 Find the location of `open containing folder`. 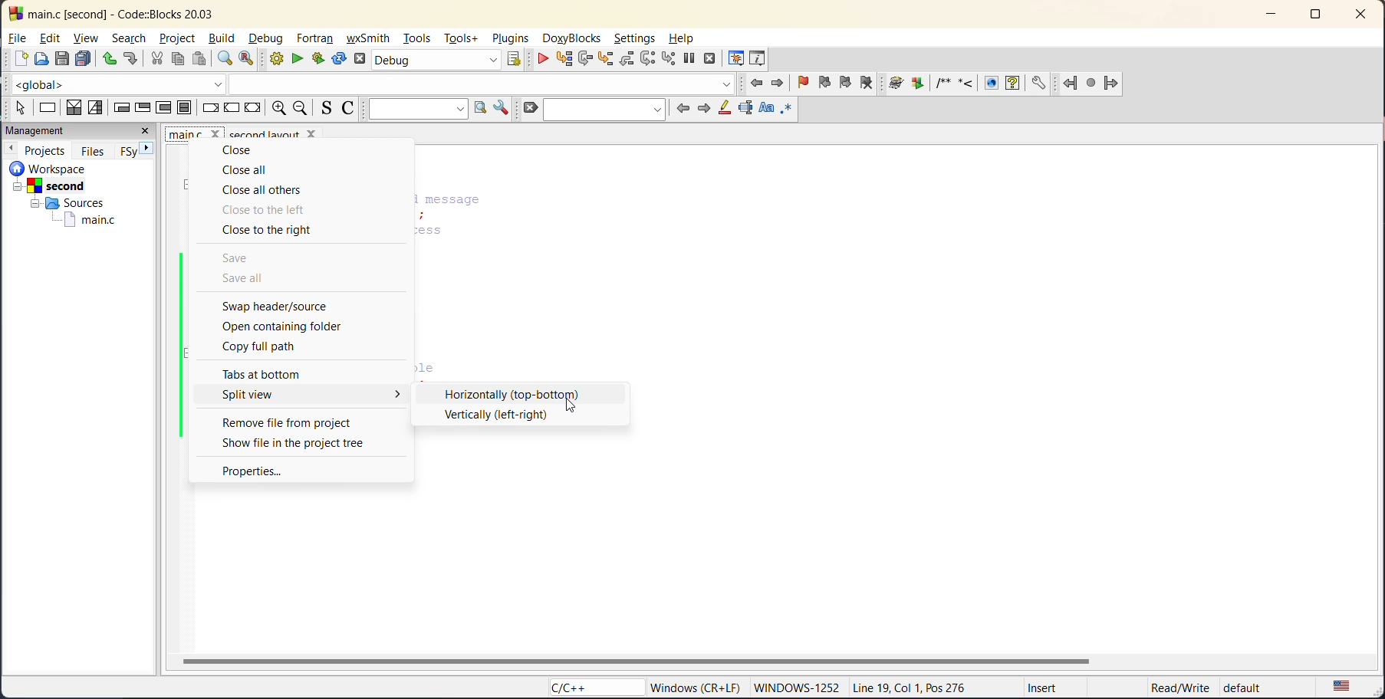

open containing folder is located at coordinates (281, 327).